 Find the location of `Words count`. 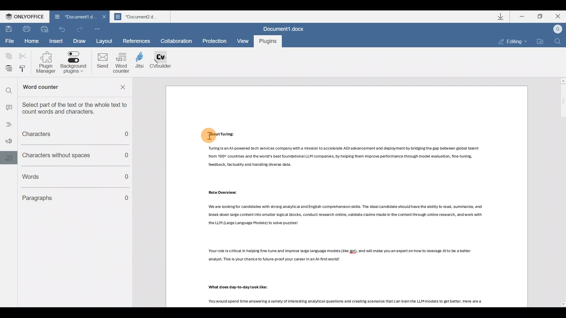

Words count is located at coordinates (65, 175).